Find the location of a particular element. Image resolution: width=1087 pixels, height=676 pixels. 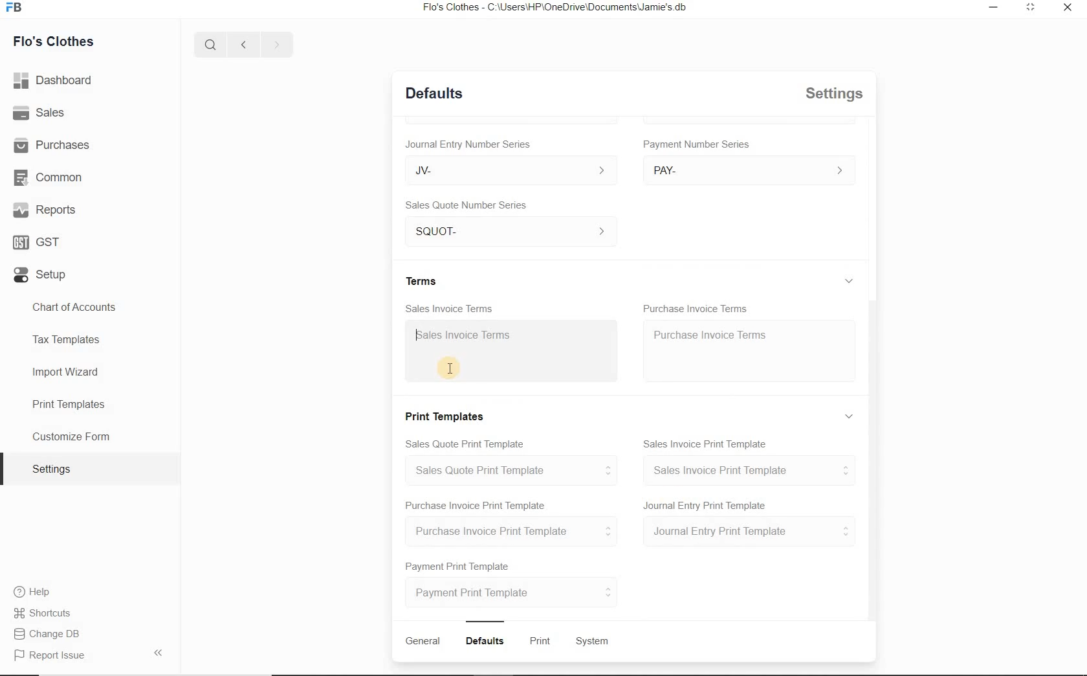

Journal Entry Number Series is located at coordinates (468, 144).